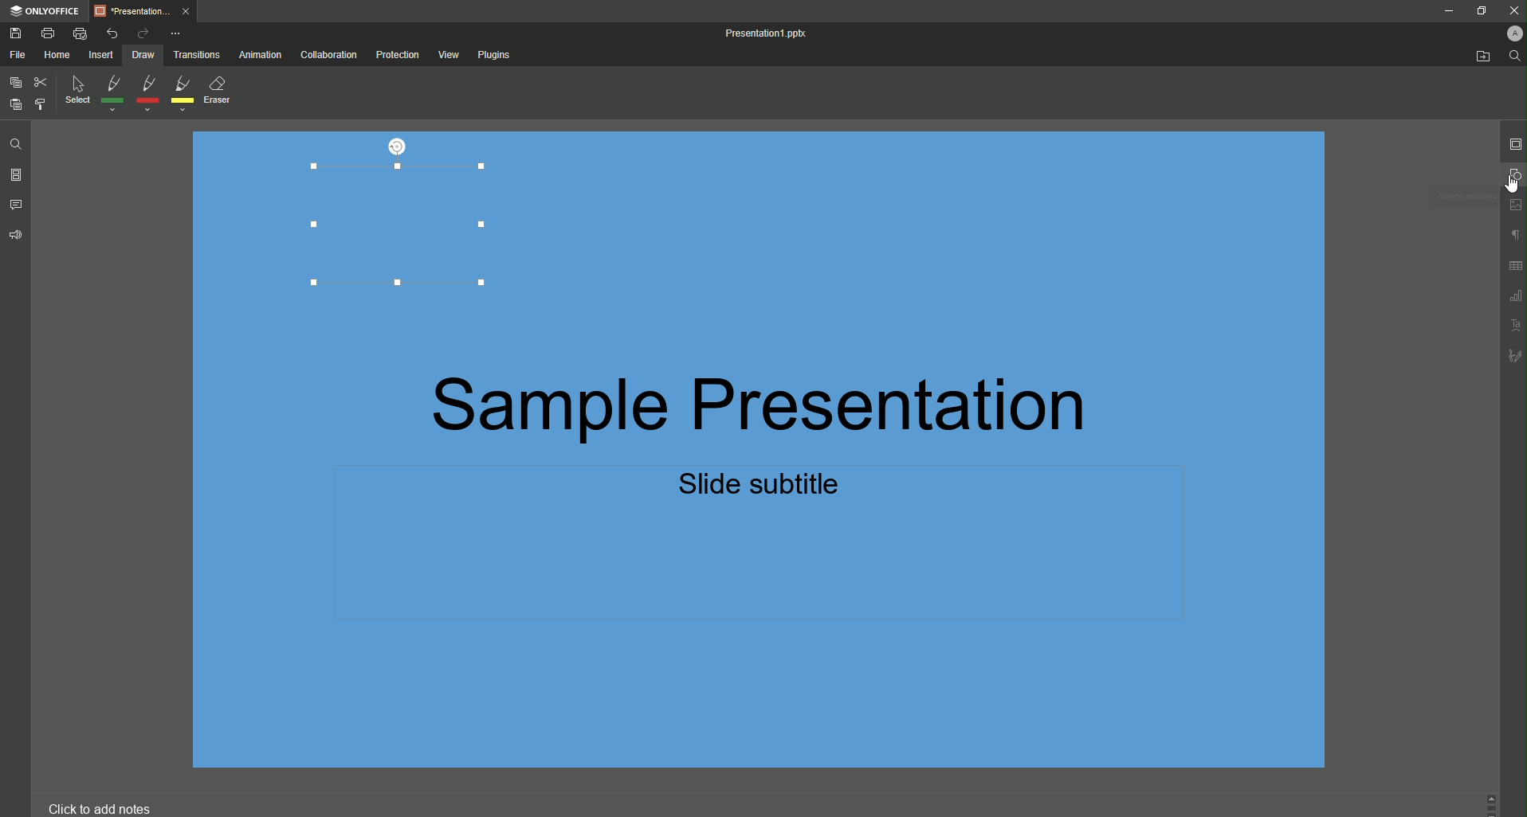 The width and height of the screenshot is (1527, 817). What do you see at coordinates (1480, 12) in the screenshot?
I see `Restore` at bounding box center [1480, 12].